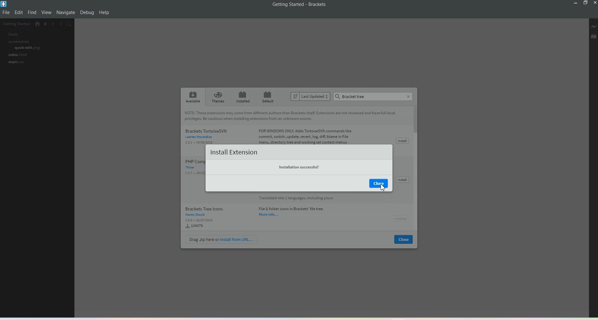  Describe the element at coordinates (311, 96) in the screenshot. I see `Sort Last Update` at that location.